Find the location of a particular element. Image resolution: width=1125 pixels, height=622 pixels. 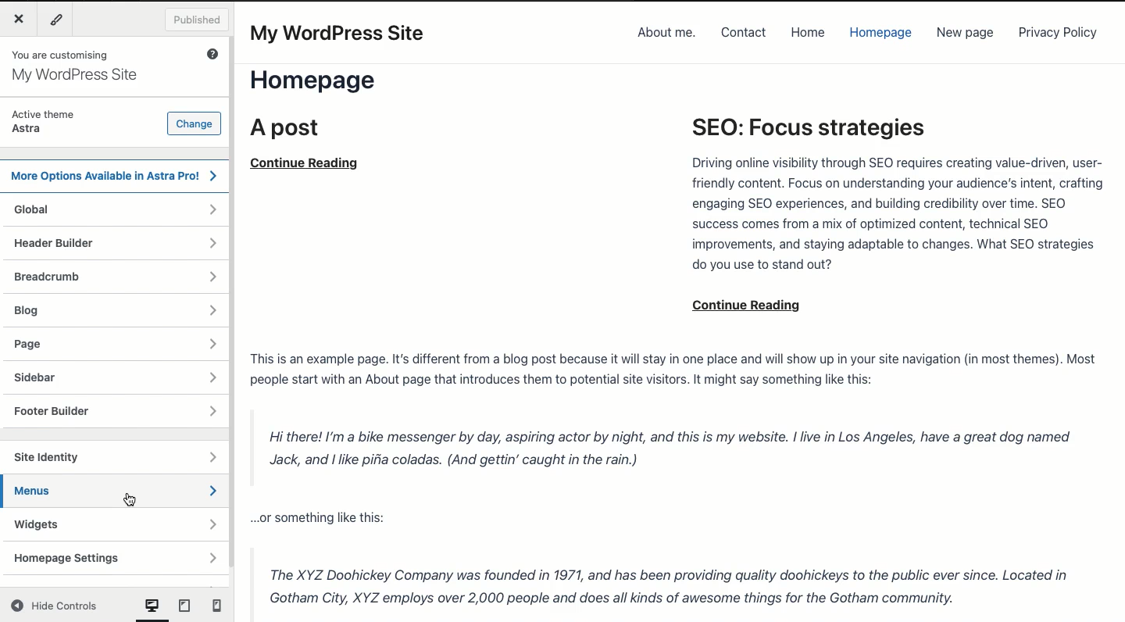

Change is located at coordinates (195, 123).